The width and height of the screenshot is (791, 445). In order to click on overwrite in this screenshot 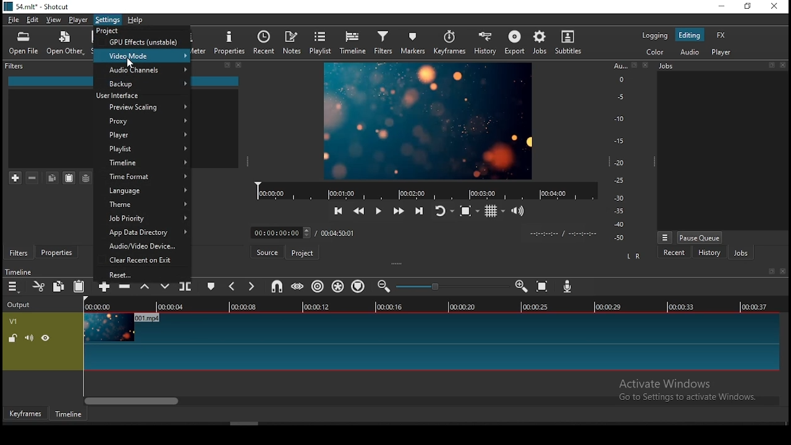, I will do `click(166, 288)`.